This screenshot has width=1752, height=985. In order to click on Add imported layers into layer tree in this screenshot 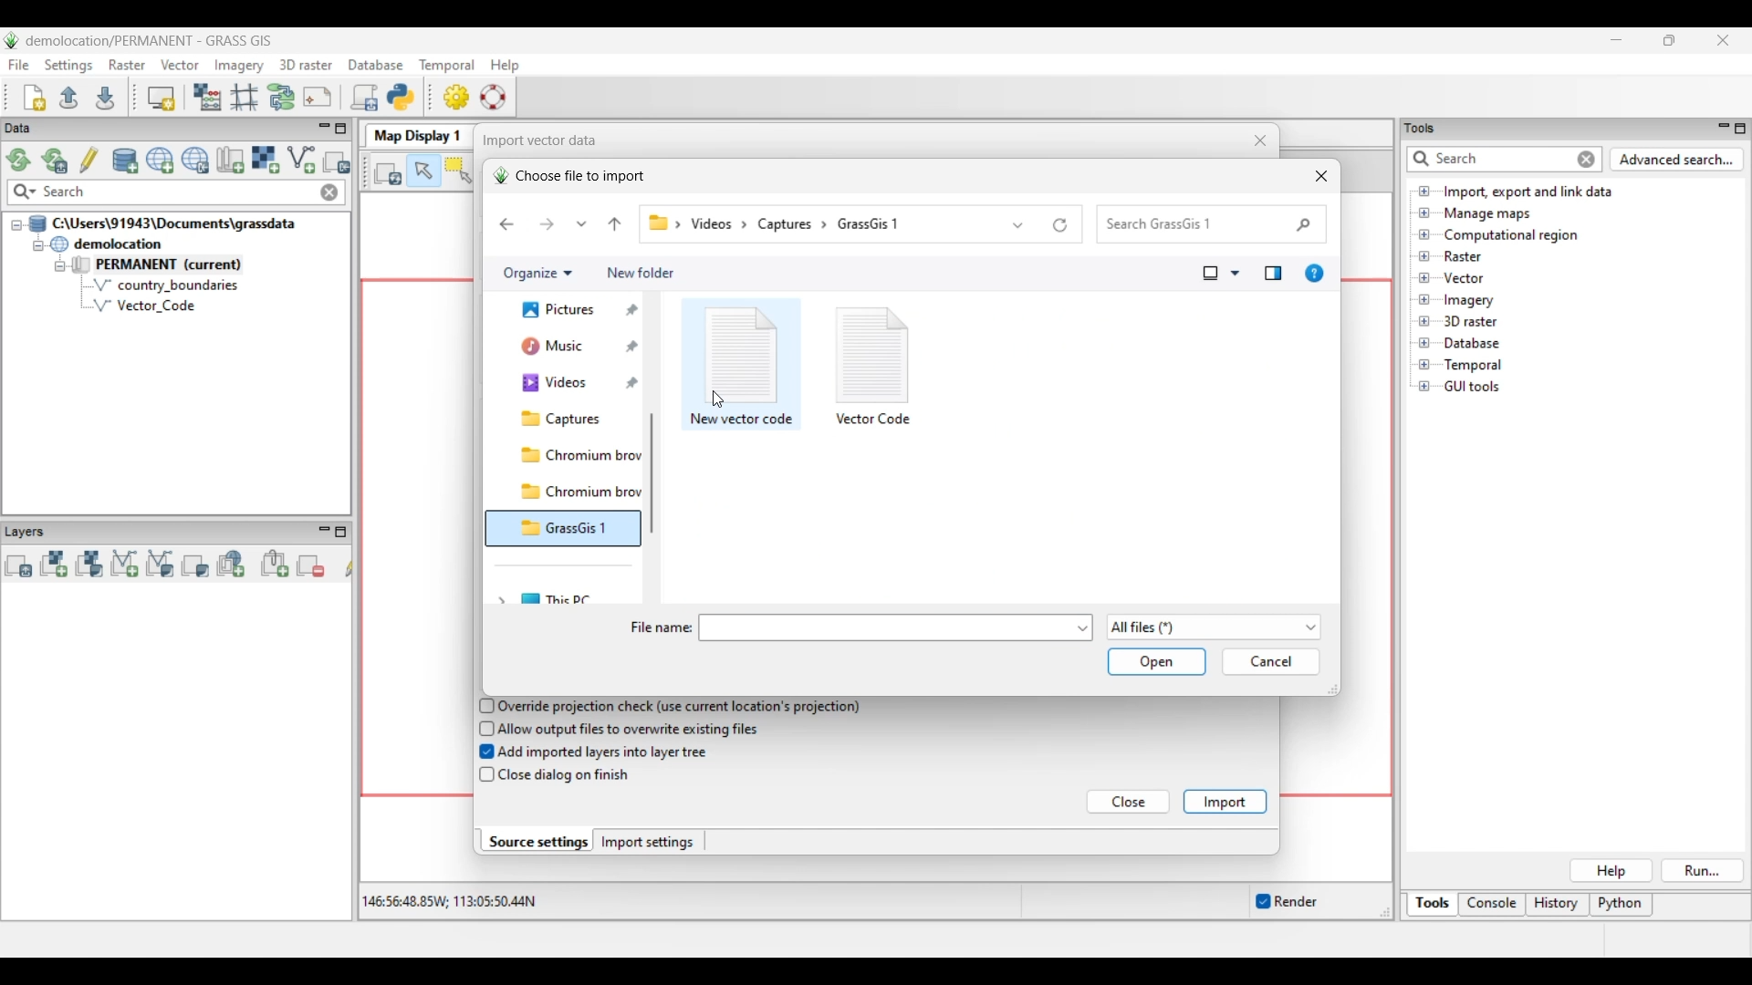, I will do `click(604, 753)`.